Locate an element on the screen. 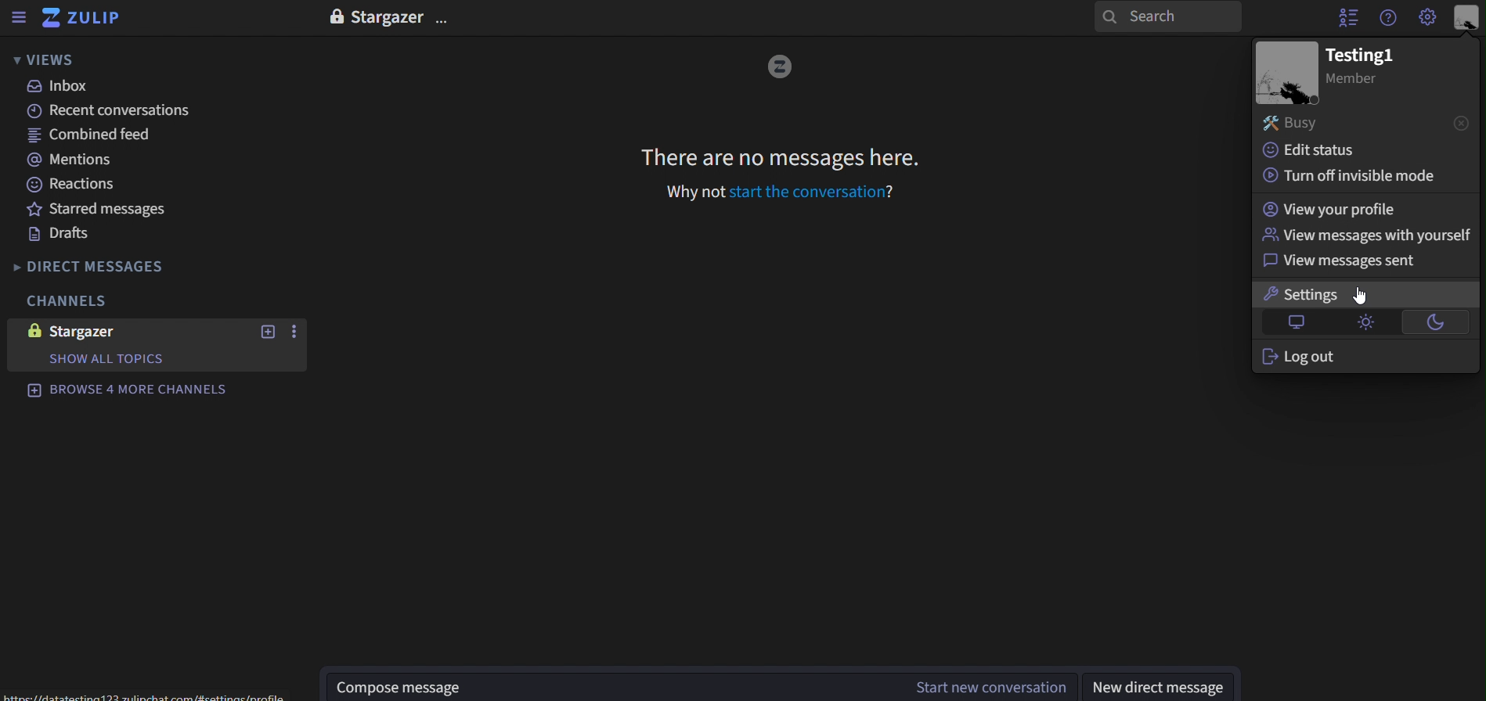  settings is located at coordinates (1297, 293).